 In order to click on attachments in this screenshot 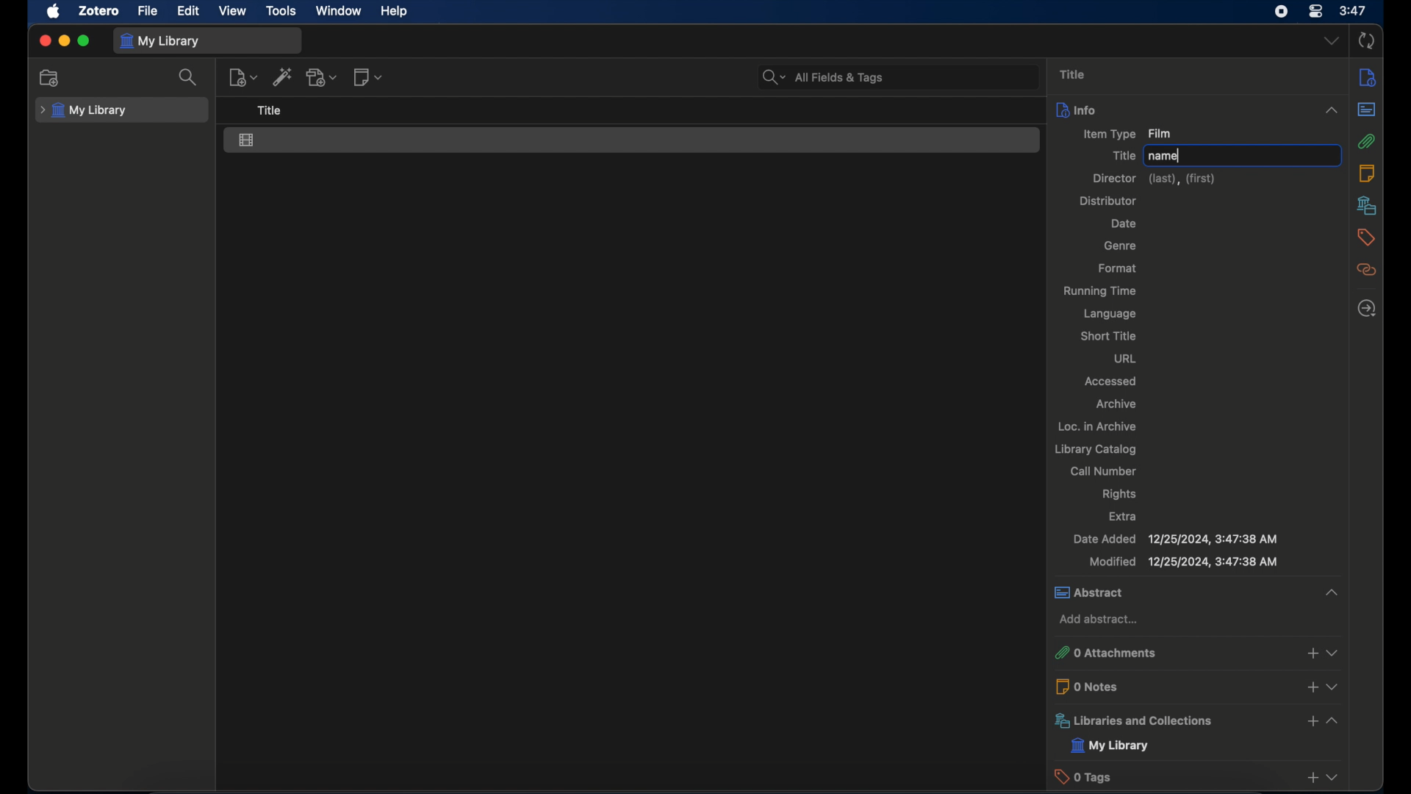, I will do `click(1368, 141)`.